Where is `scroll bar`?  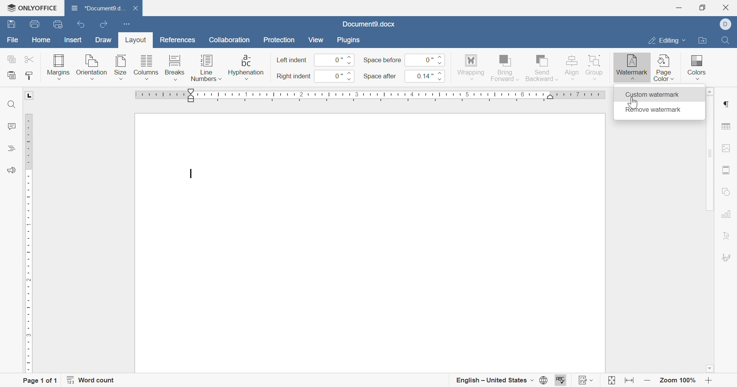
scroll bar is located at coordinates (709, 153).